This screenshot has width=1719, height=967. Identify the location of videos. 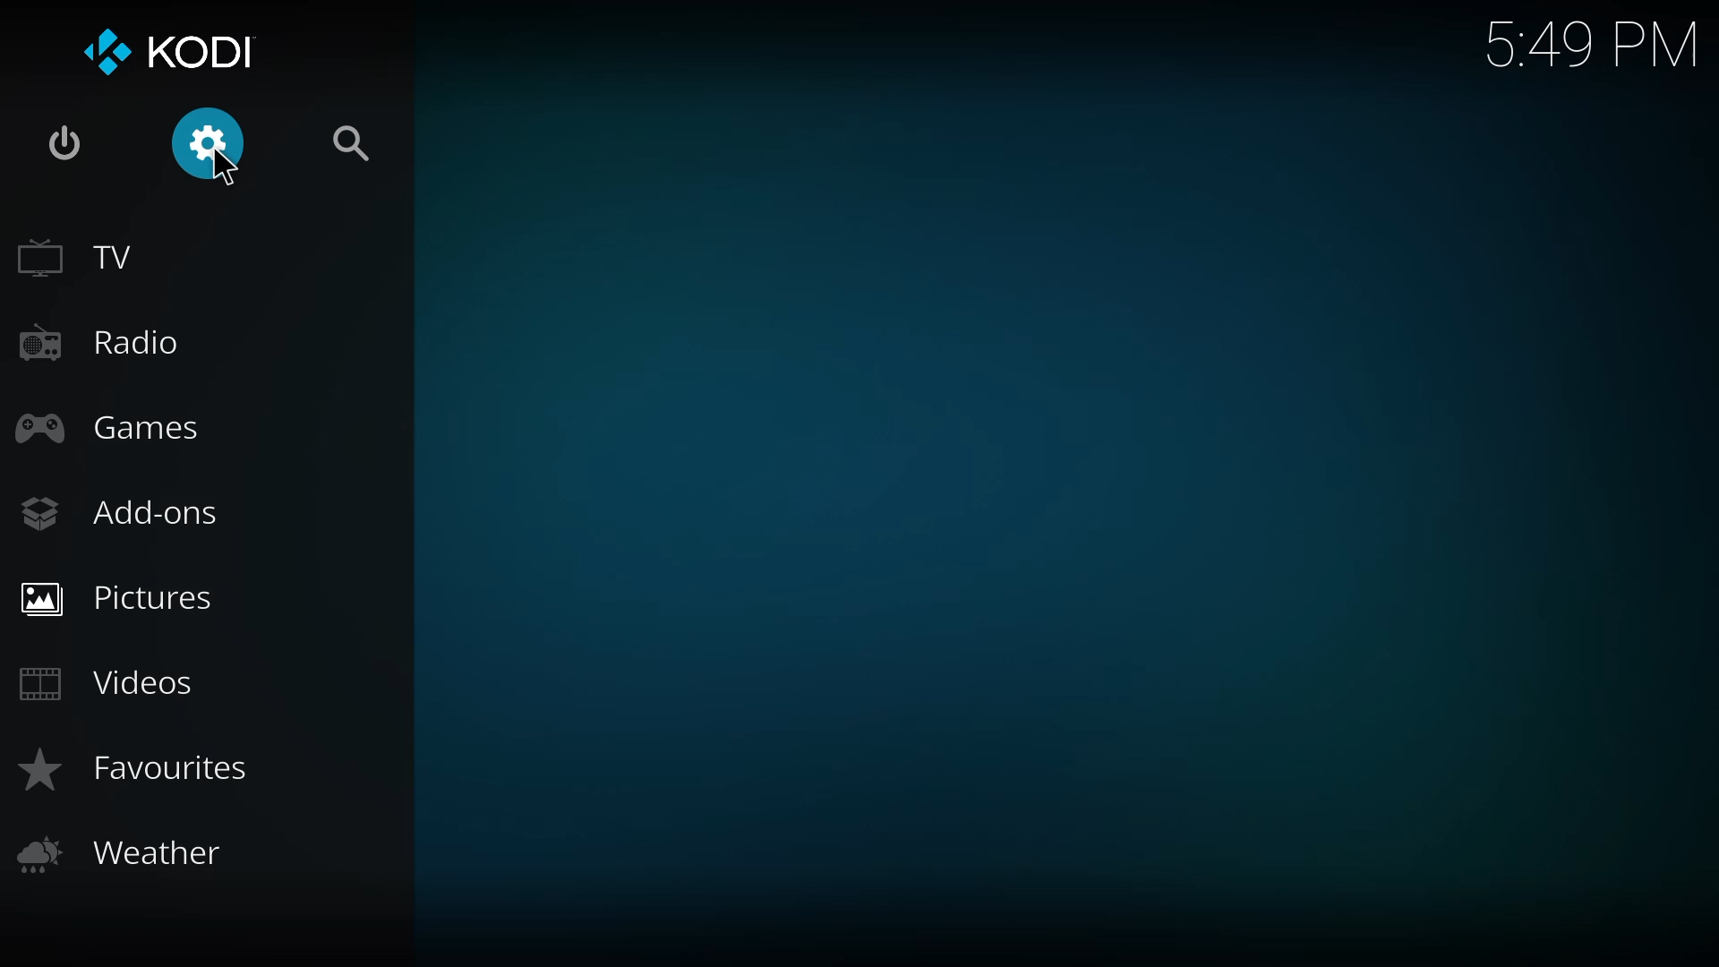
(109, 680).